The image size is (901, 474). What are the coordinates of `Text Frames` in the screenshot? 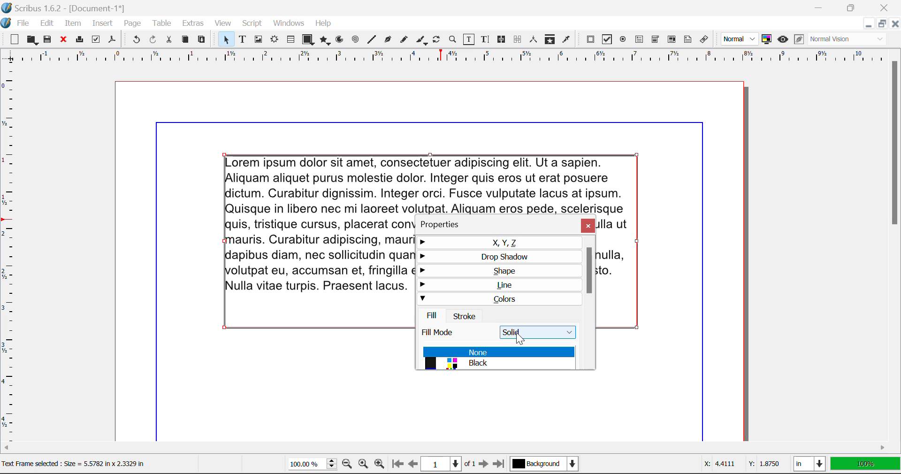 It's located at (243, 40).